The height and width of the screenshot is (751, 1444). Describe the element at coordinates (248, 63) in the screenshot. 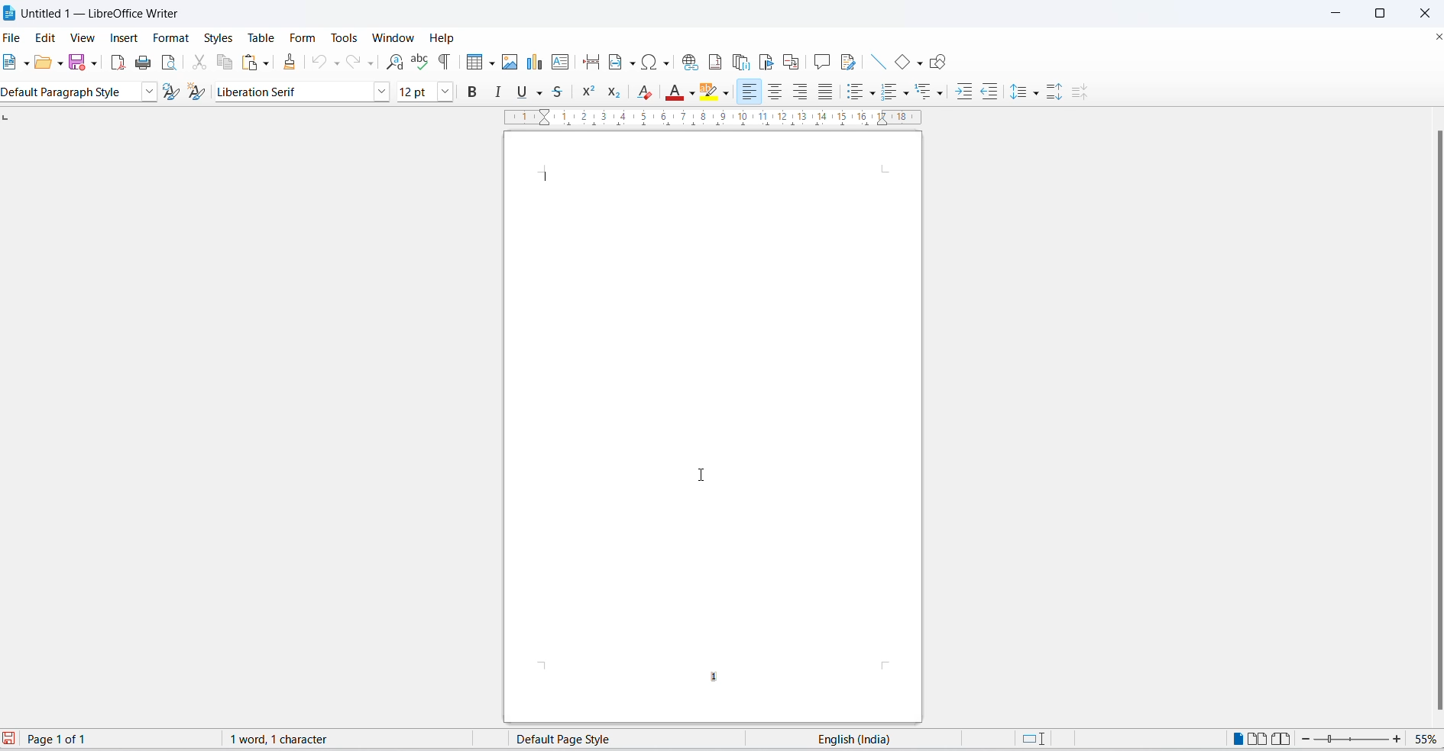

I see `paste options` at that location.